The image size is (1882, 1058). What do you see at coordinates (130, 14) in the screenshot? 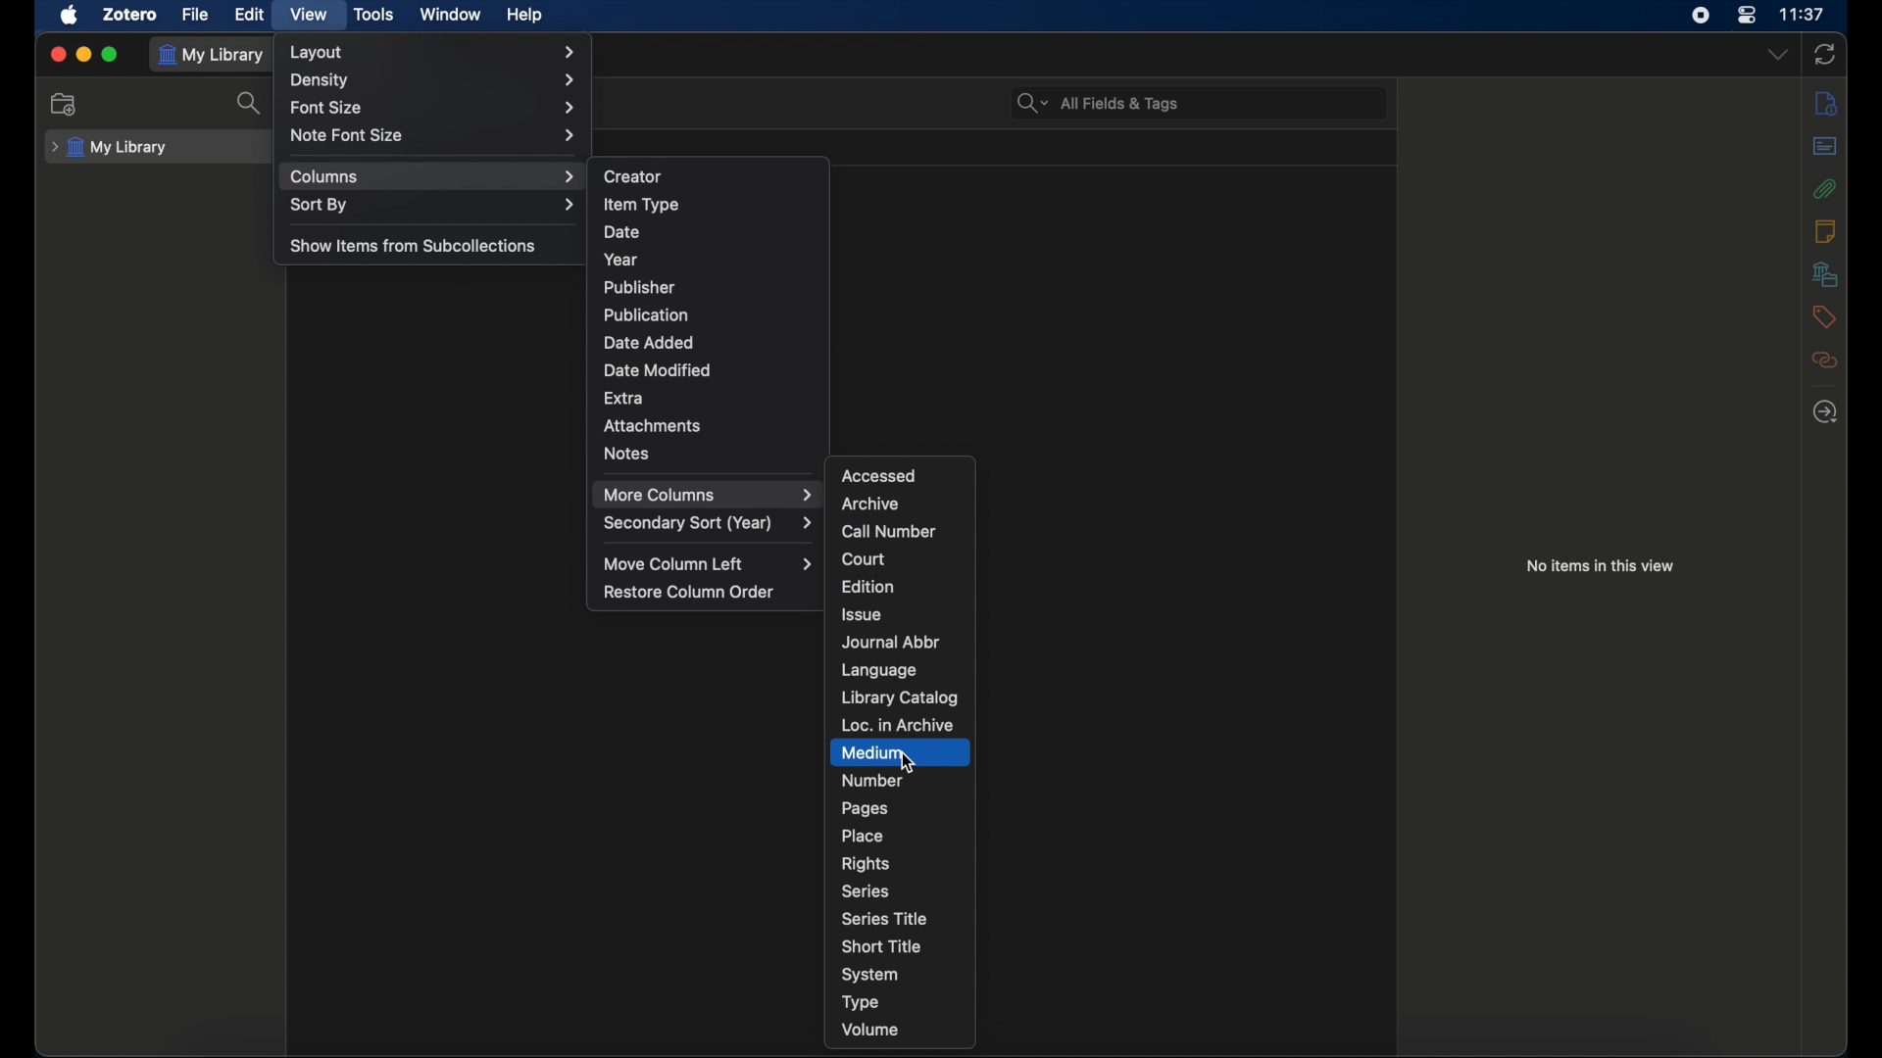
I see `zotero` at bounding box center [130, 14].